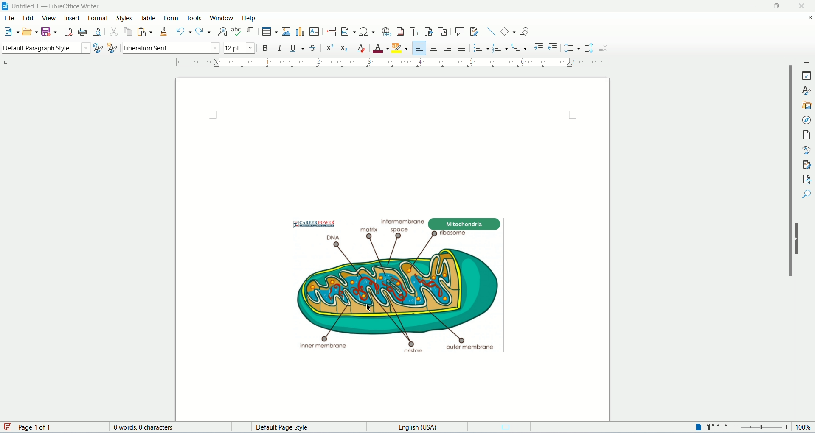 The image size is (815, 433). What do you see at coordinates (48, 32) in the screenshot?
I see `save` at bounding box center [48, 32].